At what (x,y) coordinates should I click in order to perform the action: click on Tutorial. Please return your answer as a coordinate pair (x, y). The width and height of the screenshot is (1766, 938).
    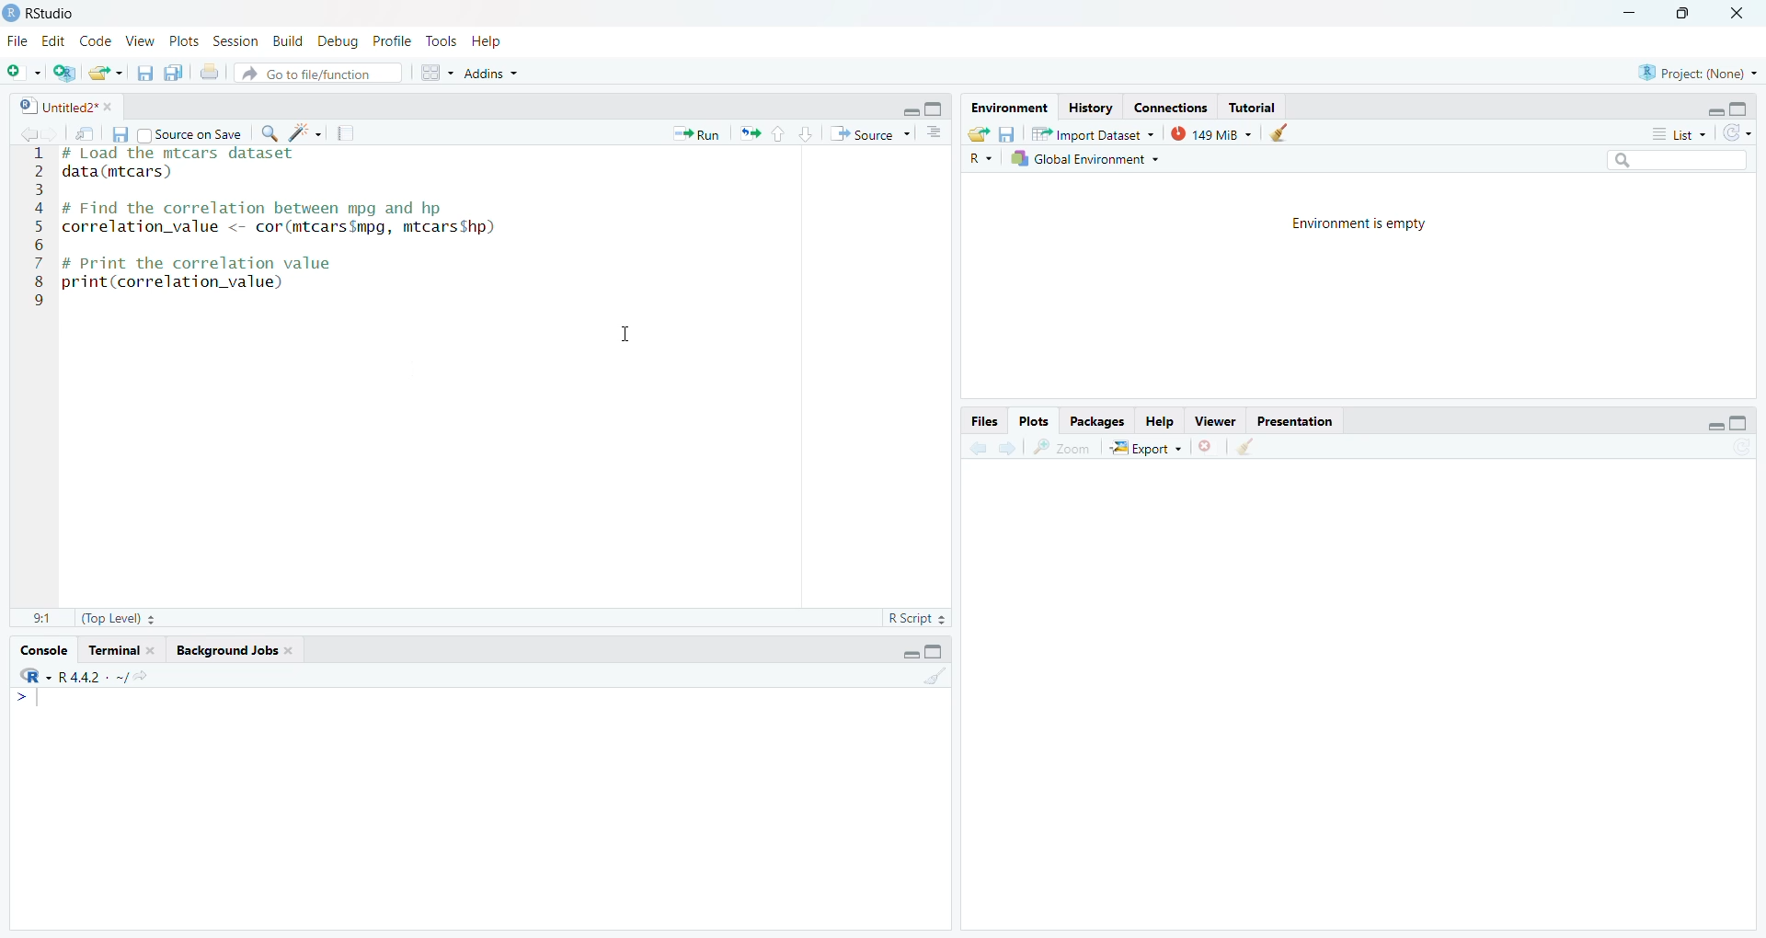
    Looking at the image, I should click on (119, 650).